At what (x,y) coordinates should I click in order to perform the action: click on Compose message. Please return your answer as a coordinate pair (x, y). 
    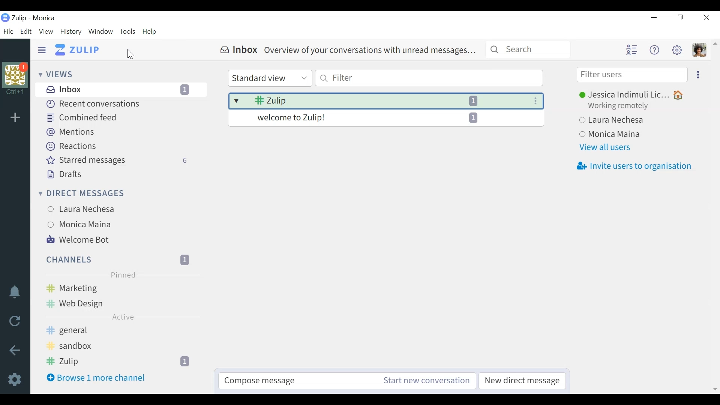
    Looking at the image, I should click on (292, 380).